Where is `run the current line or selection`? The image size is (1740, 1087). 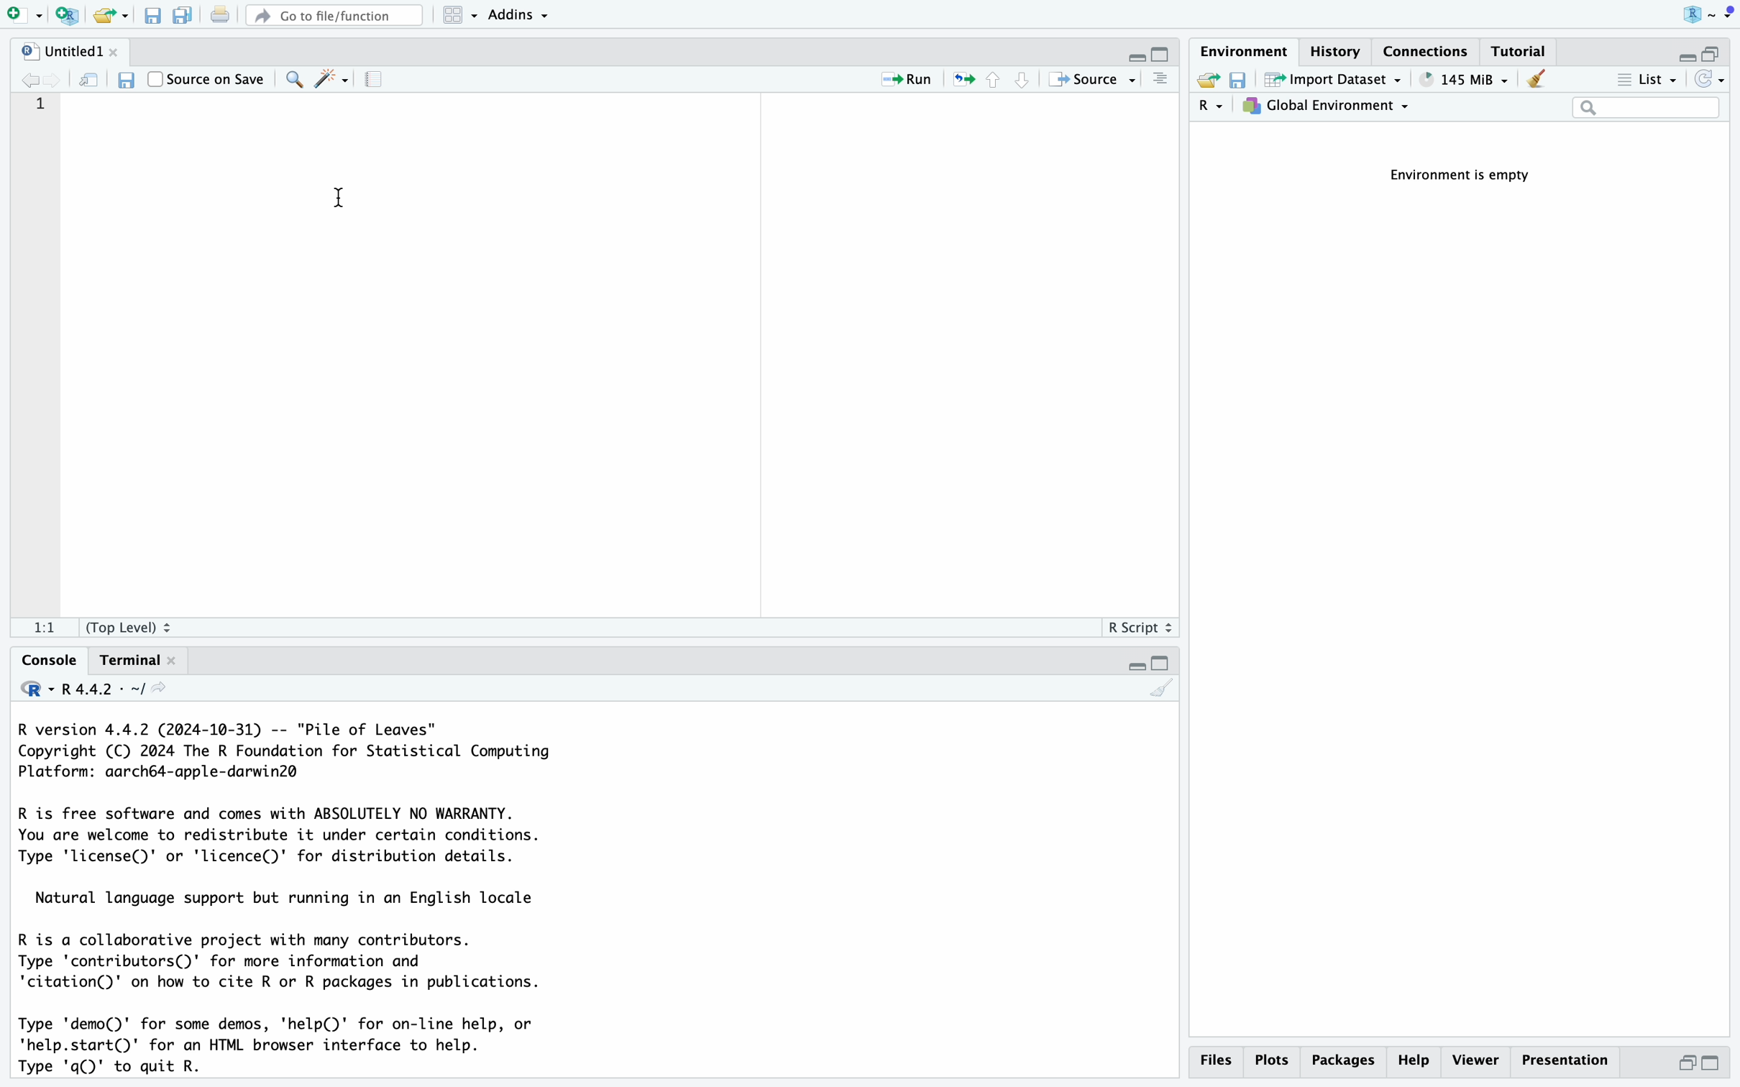
run the current line or selection is located at coordinates (910, 82).